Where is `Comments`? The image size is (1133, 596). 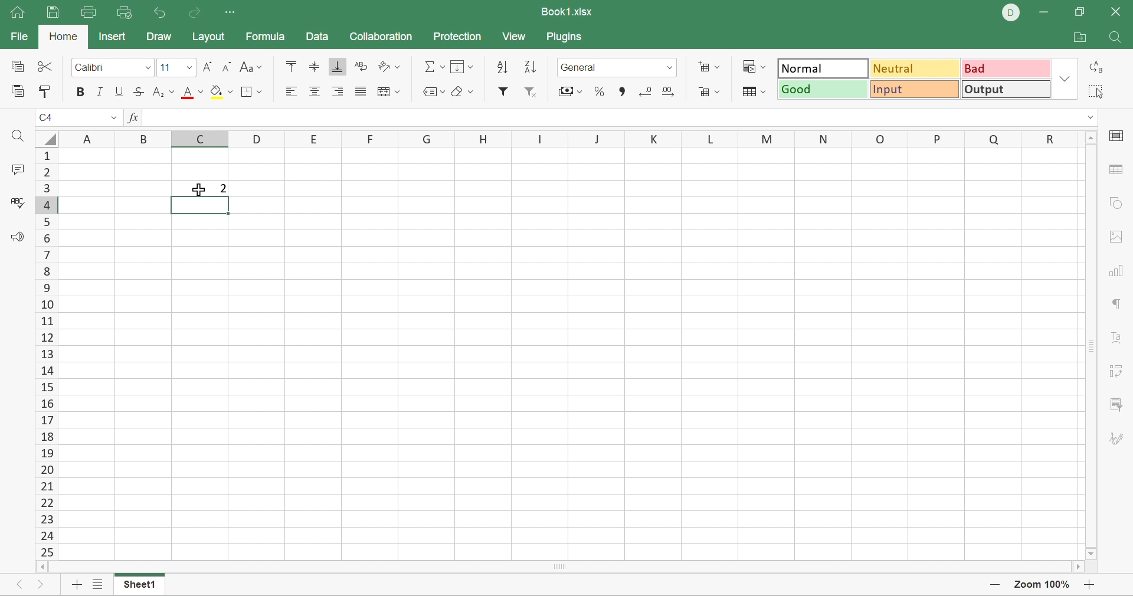
Comments is located at coordinates (16, 171).